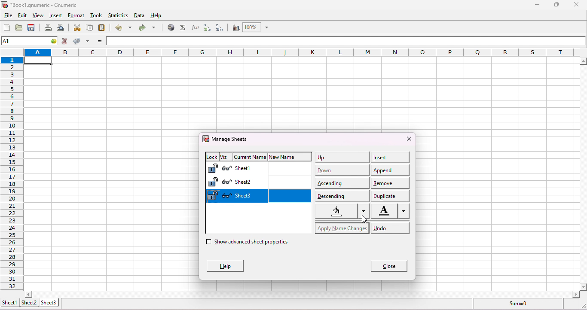 This screenshot has height=310, width=587. I want to click on create a new workbook, so click(6, 27).